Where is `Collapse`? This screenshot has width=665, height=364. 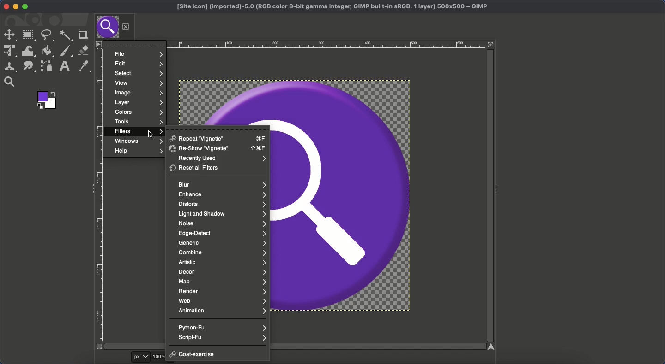 Collapse is located at coordinates (497, 187).